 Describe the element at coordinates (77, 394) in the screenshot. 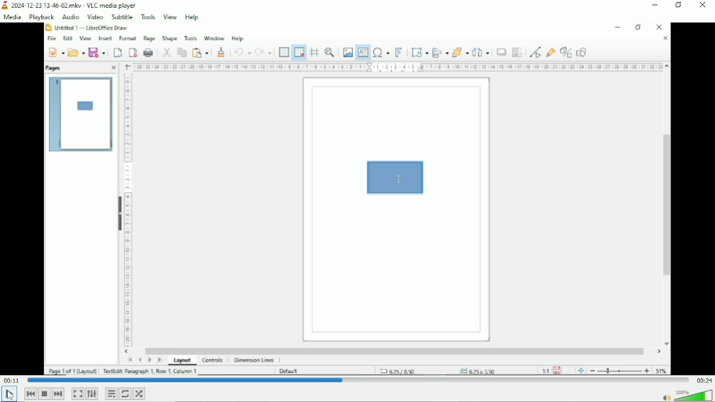

I see `Toggle video in fullscreen` at that location.